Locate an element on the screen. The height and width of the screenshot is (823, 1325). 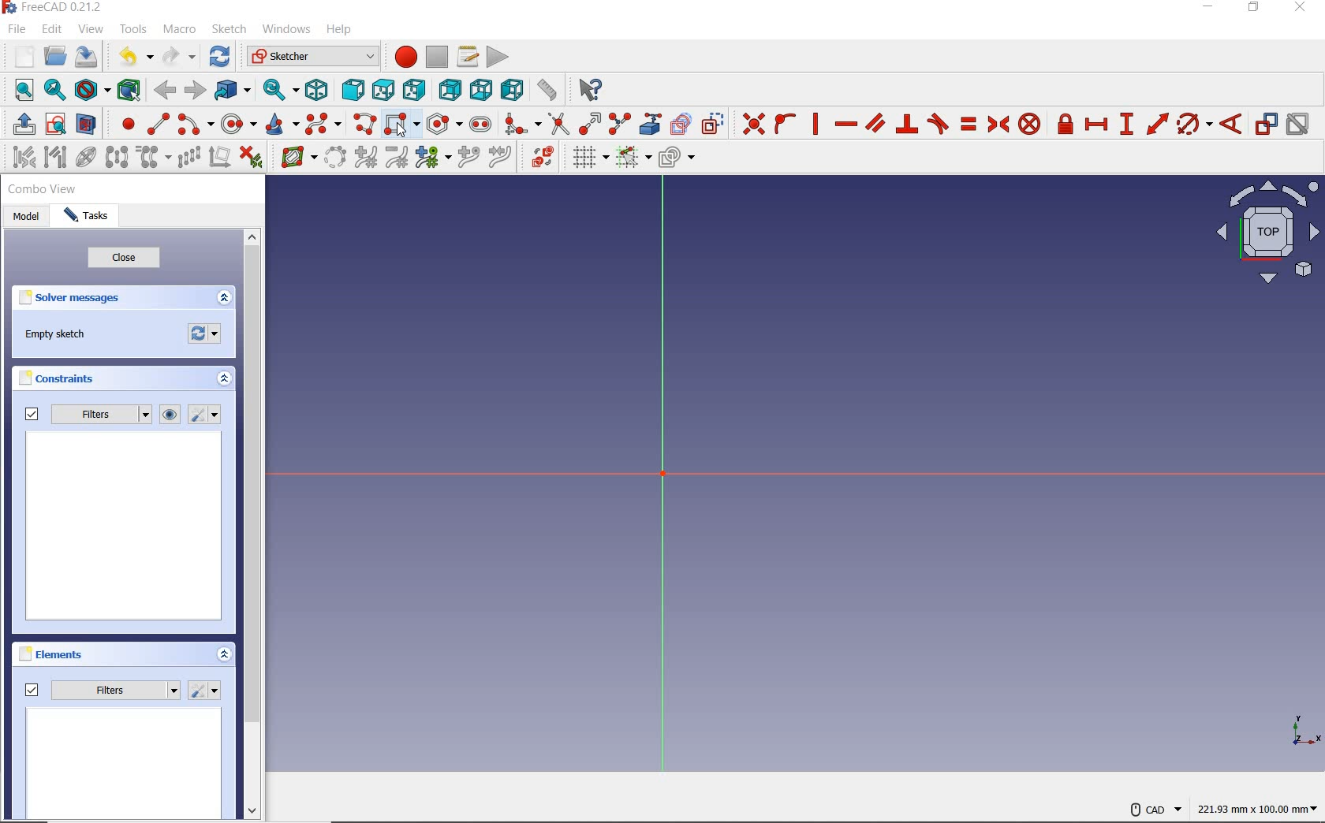
view section is located at coordinates (87, 124).